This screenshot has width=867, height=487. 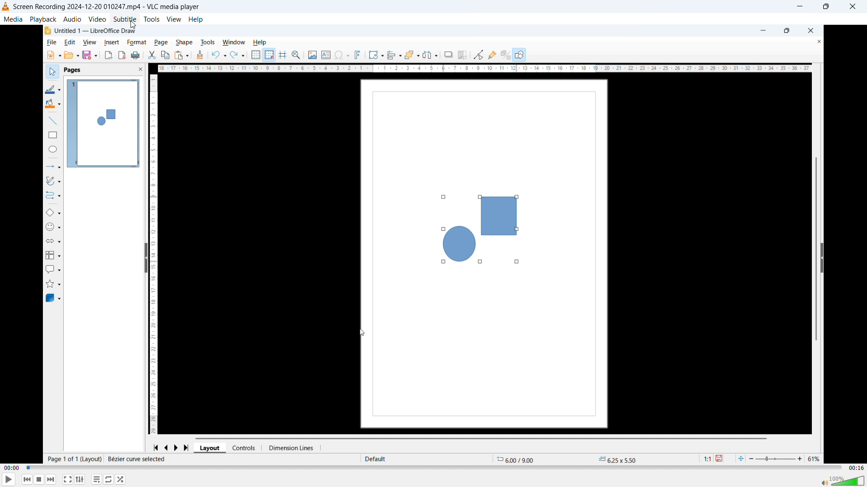 I want to click on Playback , so click(x=43, y=18).